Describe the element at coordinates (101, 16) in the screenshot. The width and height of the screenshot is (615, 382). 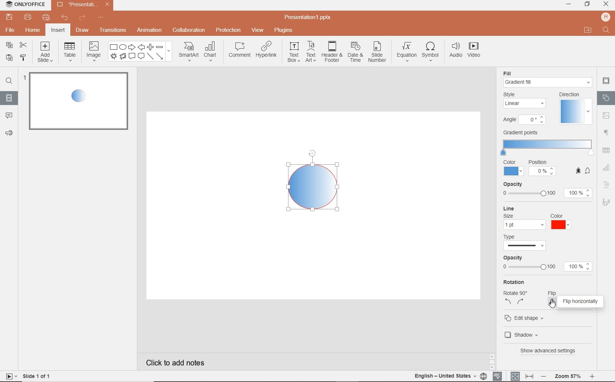
I see `customize quick access toolbar` at that location.